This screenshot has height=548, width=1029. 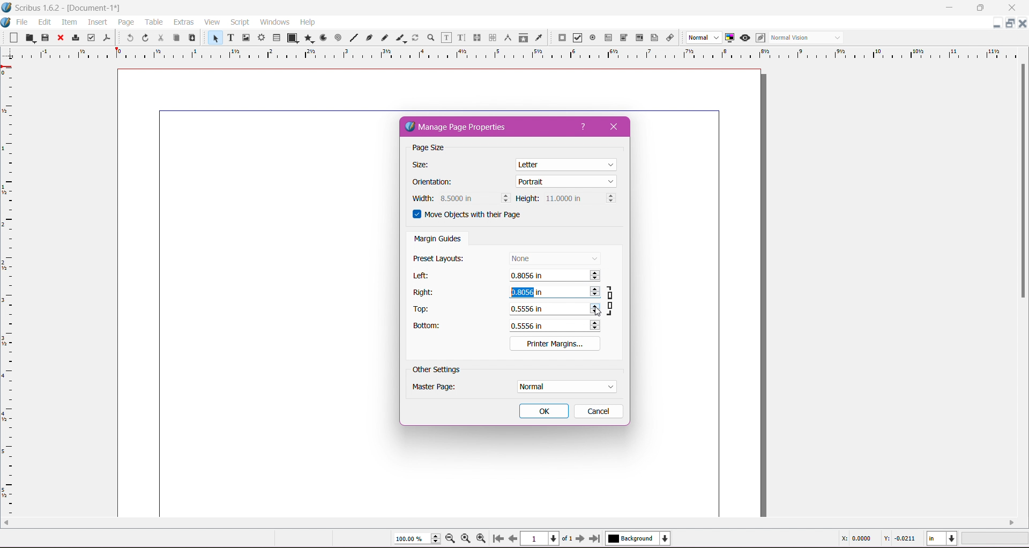 I want to click on Render Frame, so click(x=262, y=38).